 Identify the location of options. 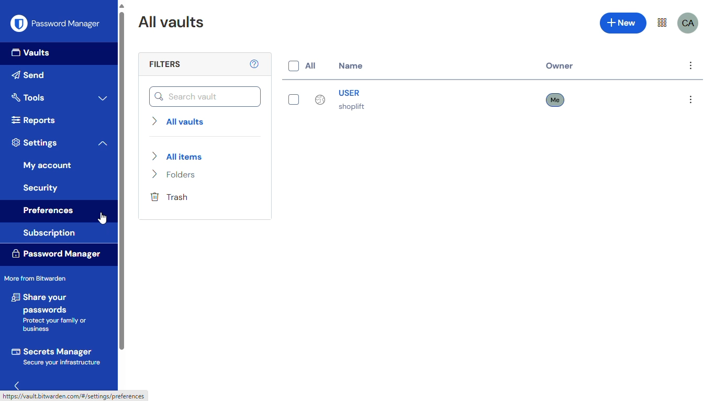
(691, 65).